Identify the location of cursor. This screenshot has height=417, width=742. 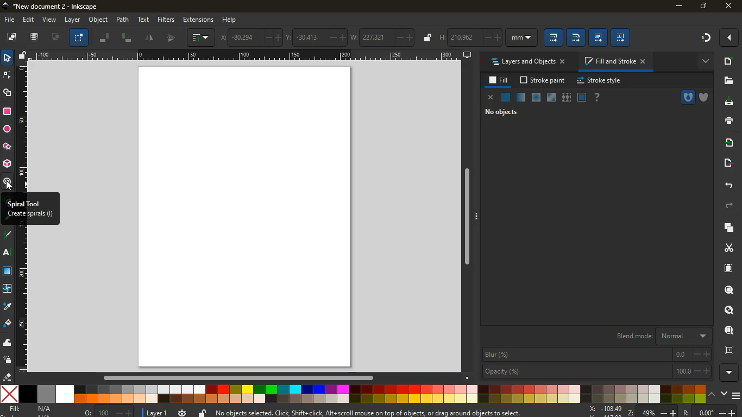
(11, 186).